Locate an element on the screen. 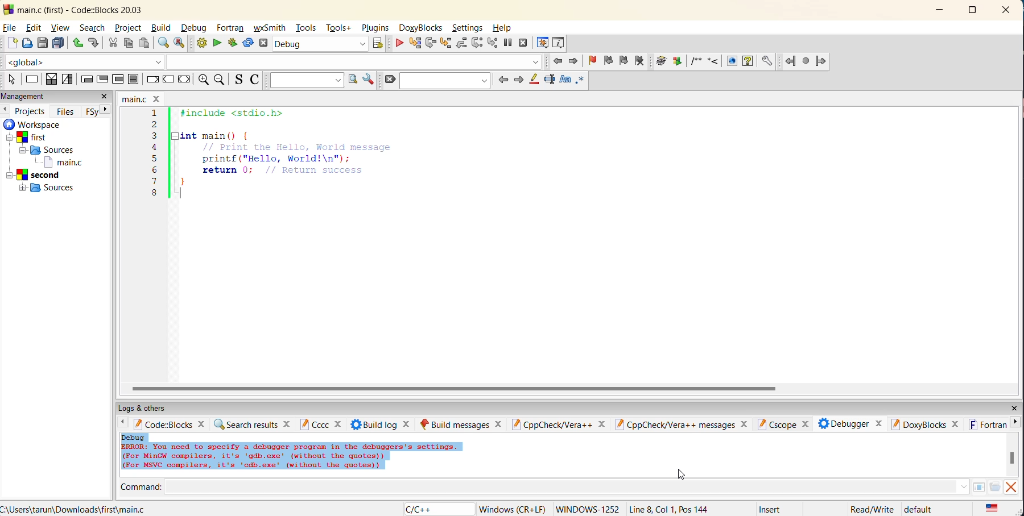 The width and height of the screenshot is (1024, 516). next is located at coordinates (519, 81).